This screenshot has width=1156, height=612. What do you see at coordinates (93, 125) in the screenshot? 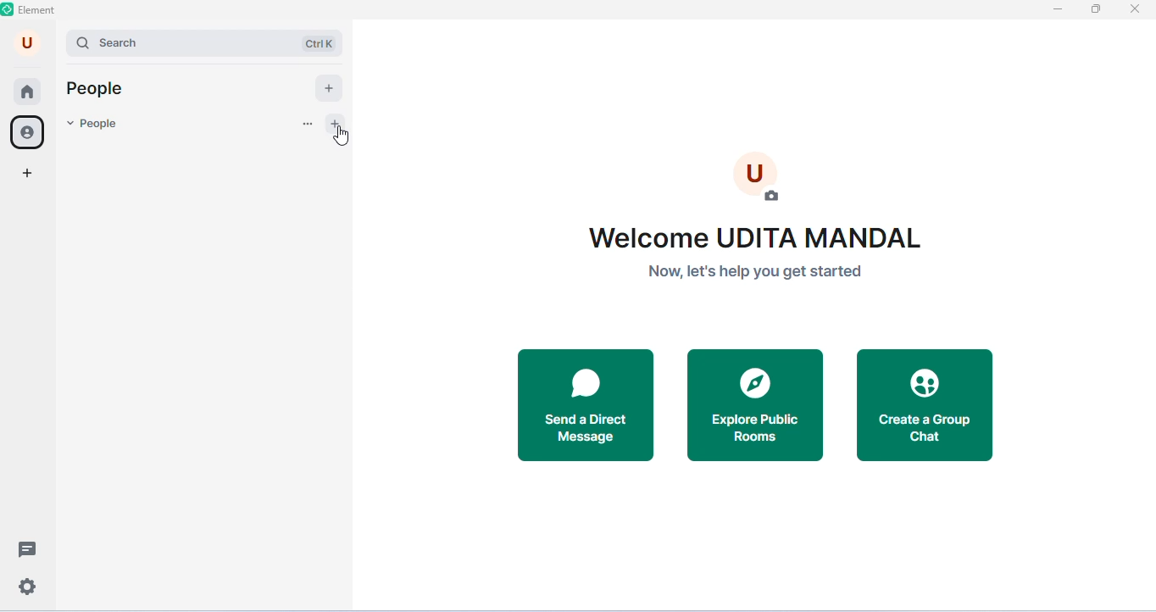
I see `people` at bounding box center [93, 125].